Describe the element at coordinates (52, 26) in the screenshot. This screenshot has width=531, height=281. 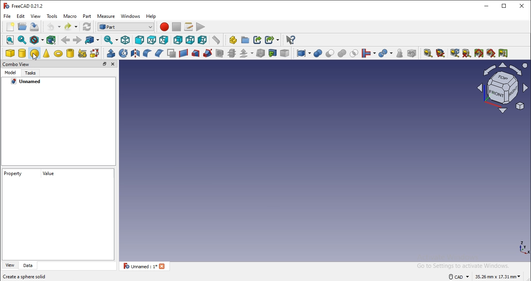
I see `undo` at that location.